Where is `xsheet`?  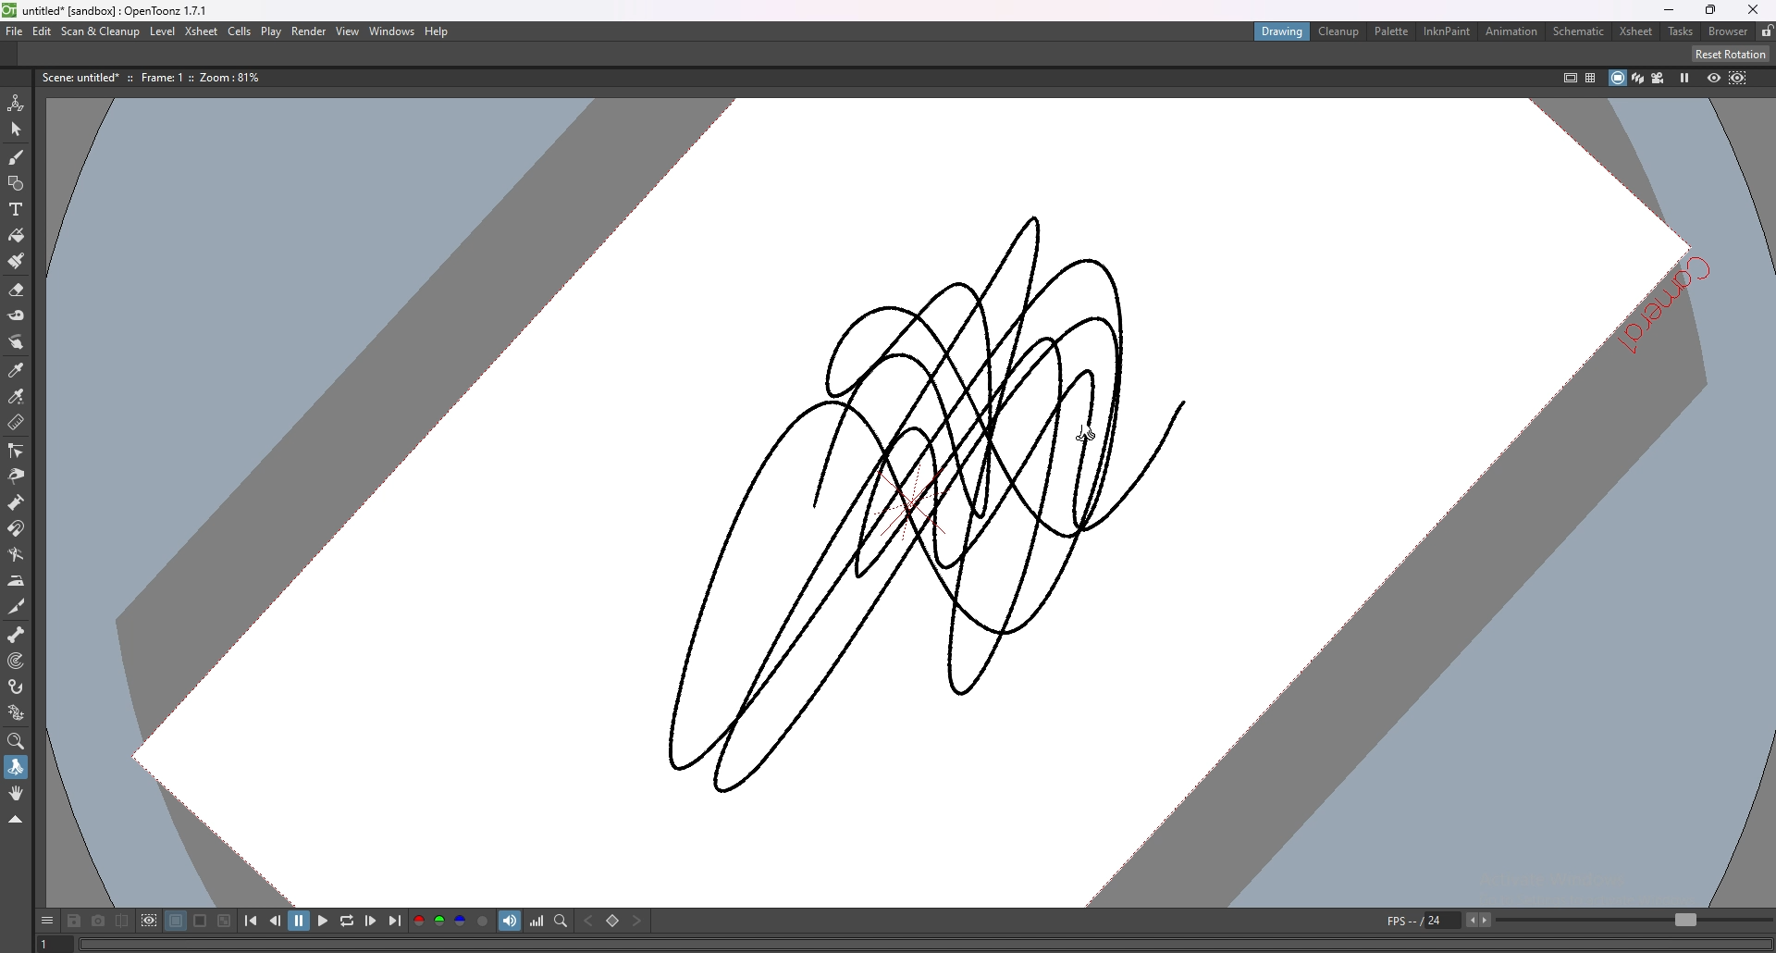 xsheet is located at coordinates (1638, 31).